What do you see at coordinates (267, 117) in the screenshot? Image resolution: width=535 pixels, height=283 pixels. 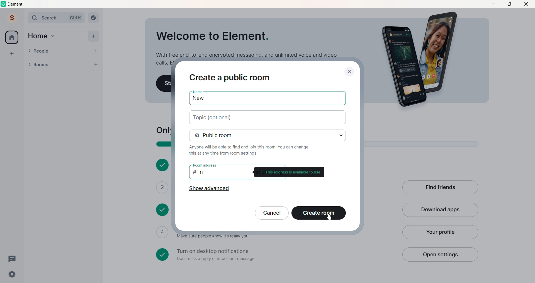 I see `add topic (optional)` at bounding box center [267, 117].